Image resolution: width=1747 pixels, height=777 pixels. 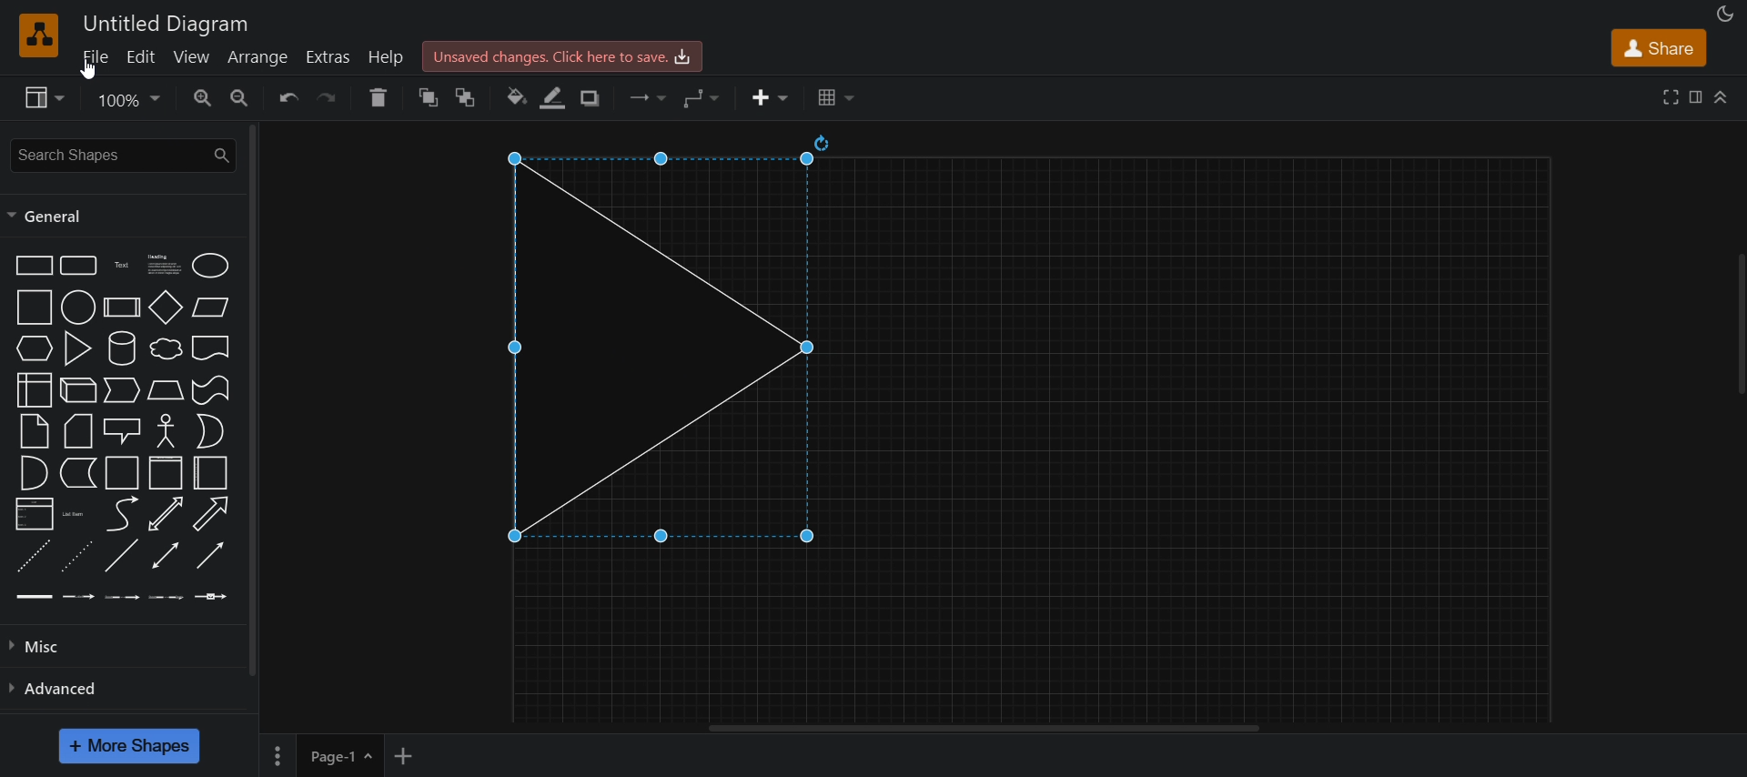 I want to click on to back, so click(x=468, y=96).